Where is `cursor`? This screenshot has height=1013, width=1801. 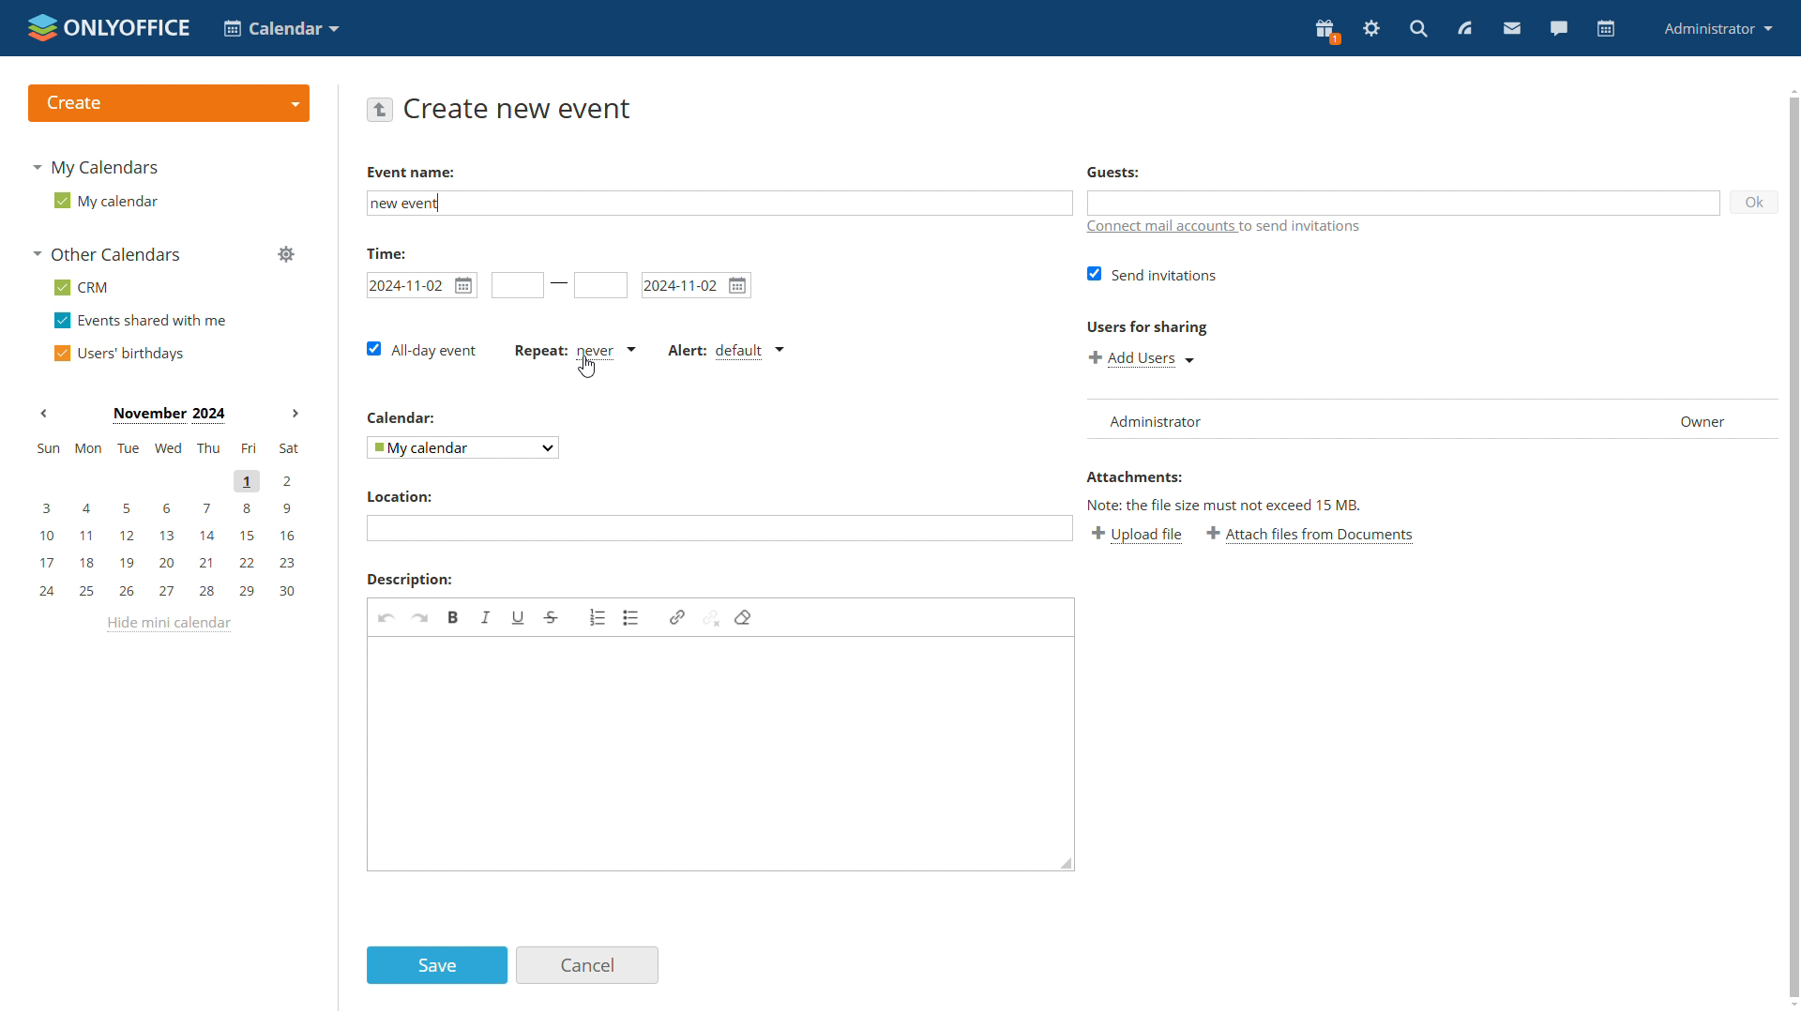 cursor is located at coordinates (588, 366).